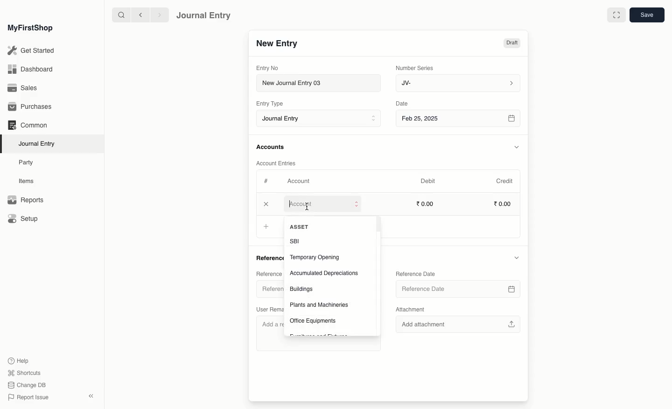 The height and width of the screenshot is (409, 672). Describe the element at coordinates (267, 204) in the screenshot. I see `Close` at that location.